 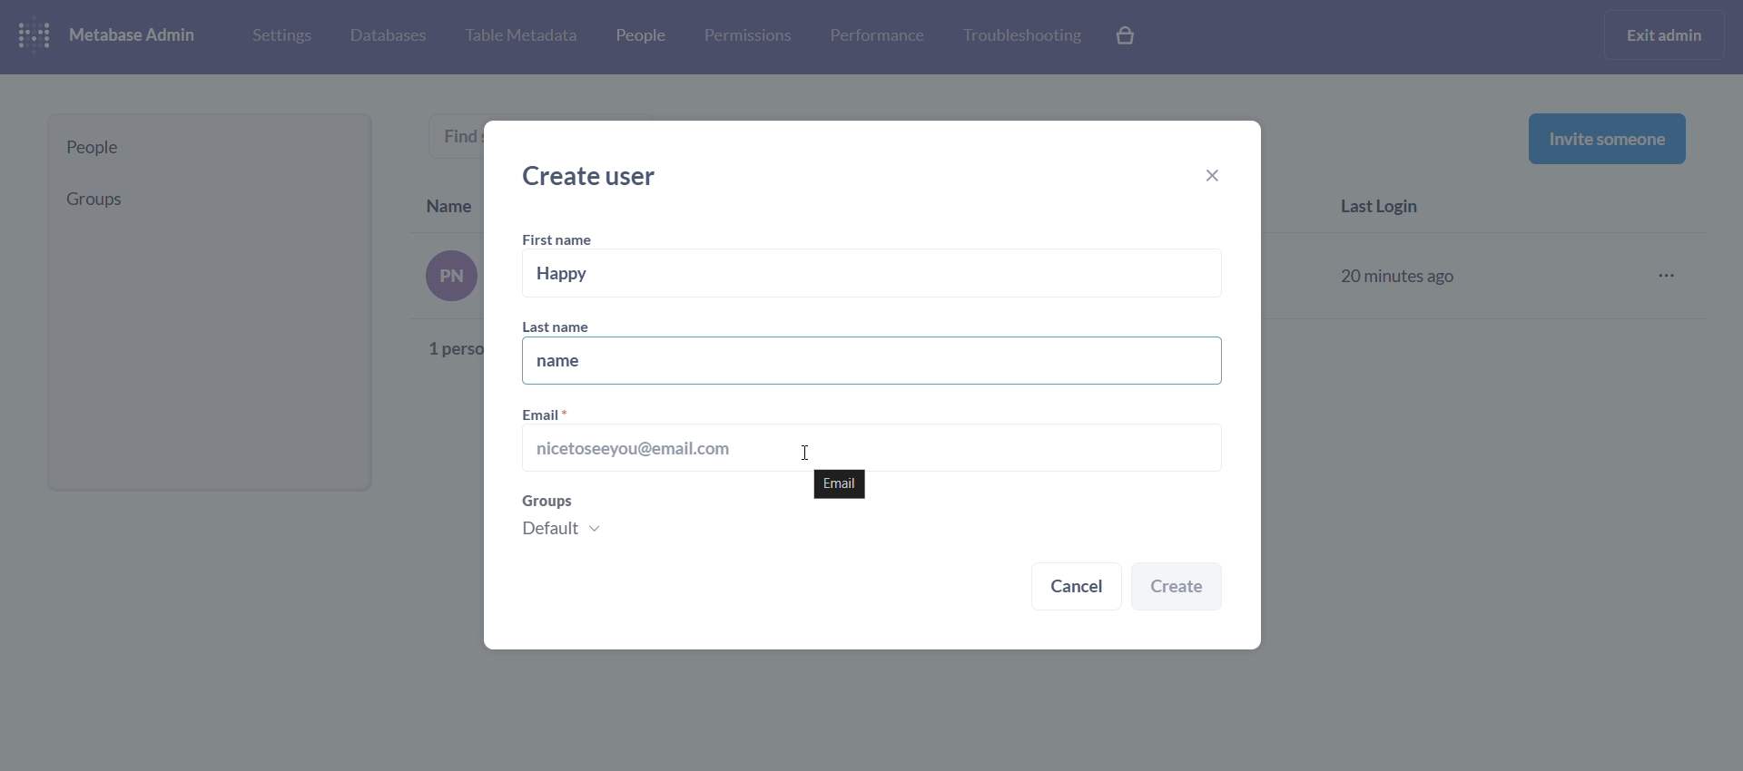 What do you see at coordinates (1668, 34) in the screenshot?
I see `exit admin` at bounding box center [1668, 34].